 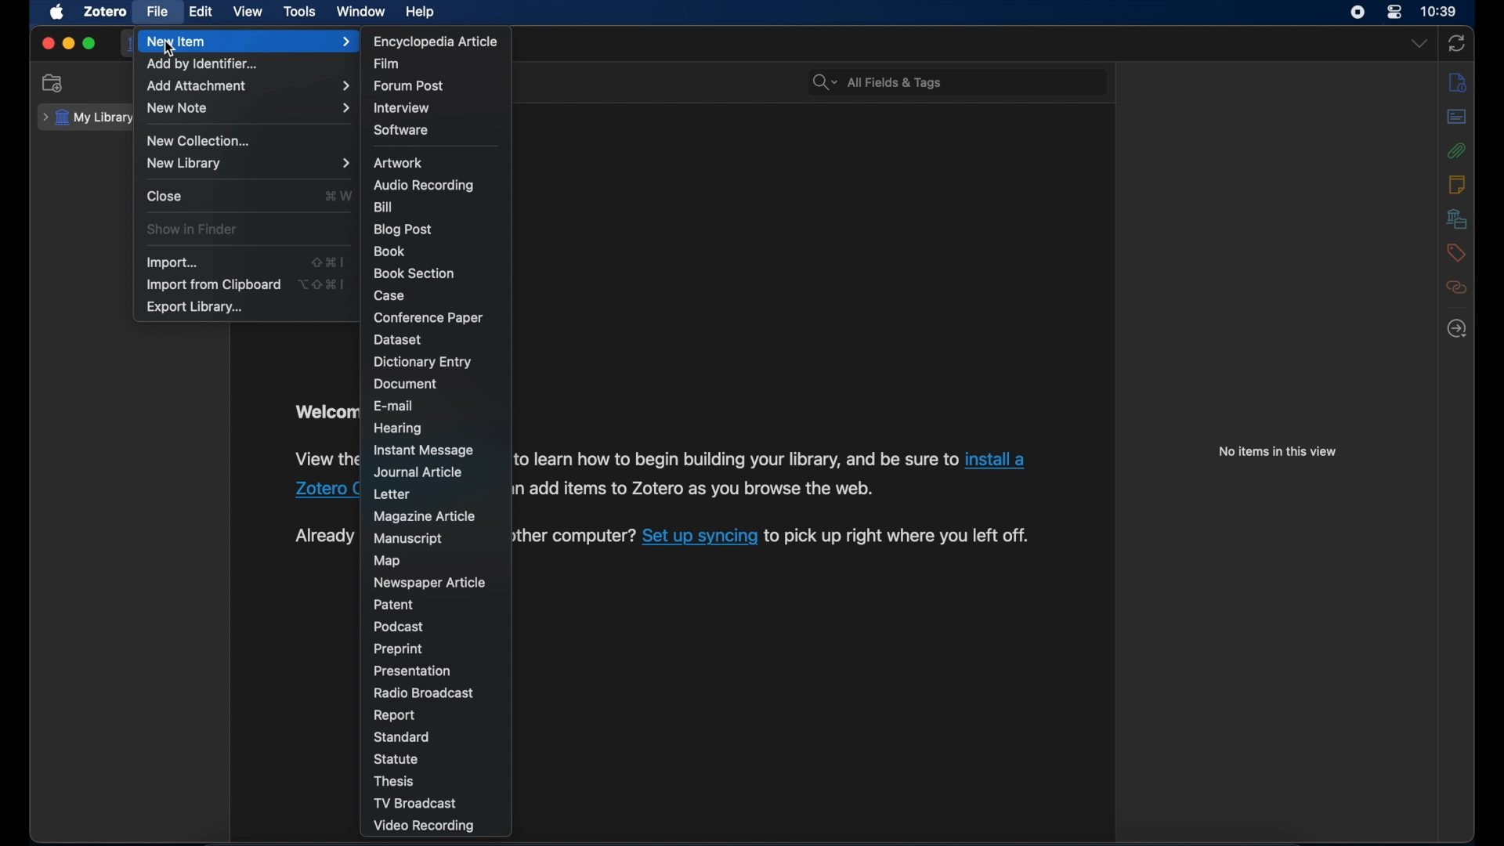 I want to click on letter, so click(x=392, y=493).